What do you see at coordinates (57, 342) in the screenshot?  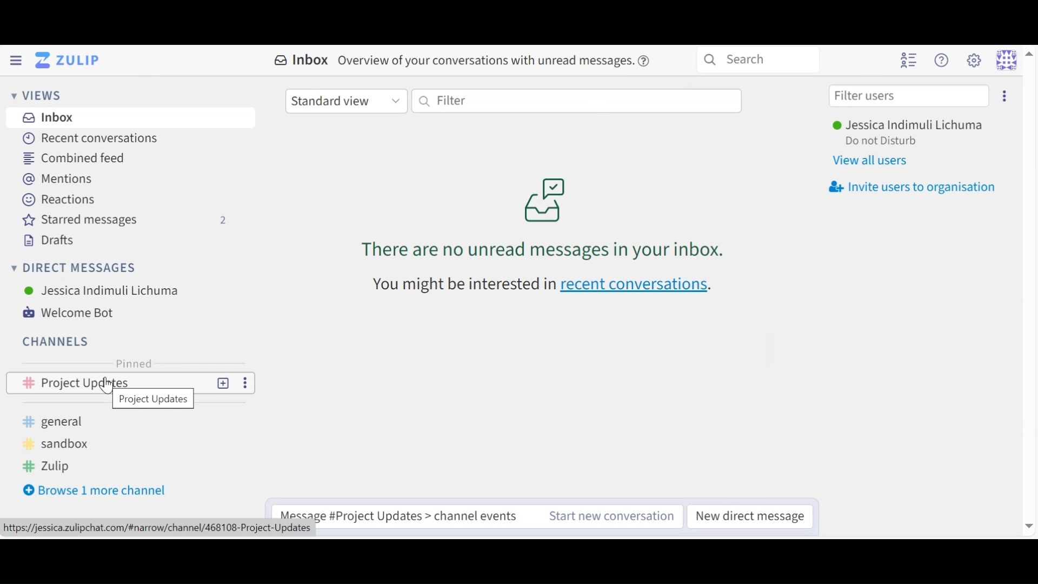 I see `Channels` at bounding box center [57, 342].